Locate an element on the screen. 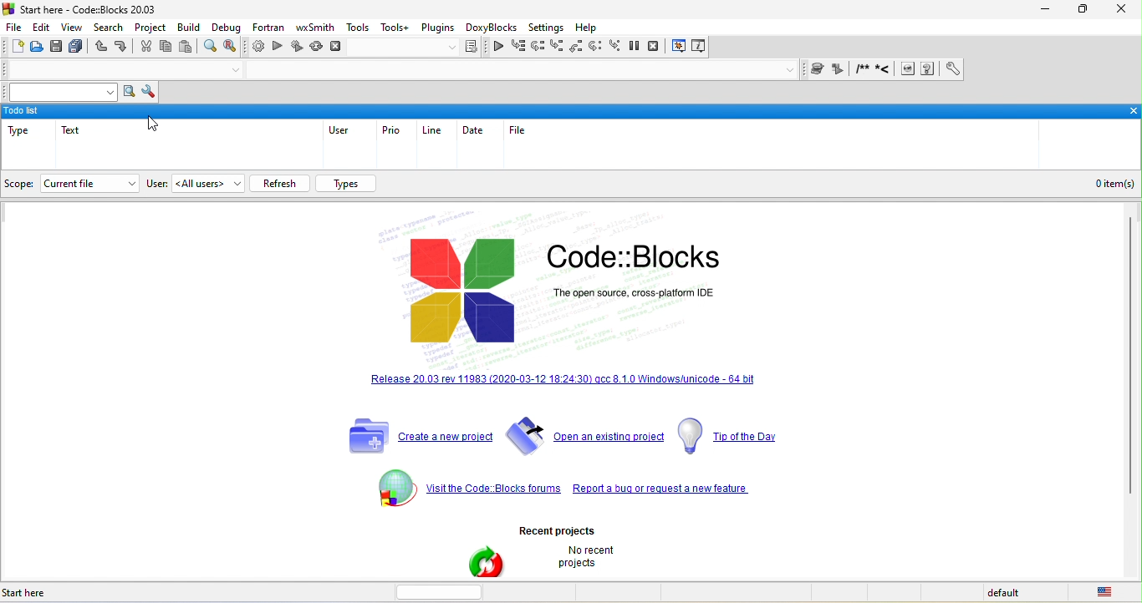 The image size is (1142, 603). paste is located at coordinates (186, 48).